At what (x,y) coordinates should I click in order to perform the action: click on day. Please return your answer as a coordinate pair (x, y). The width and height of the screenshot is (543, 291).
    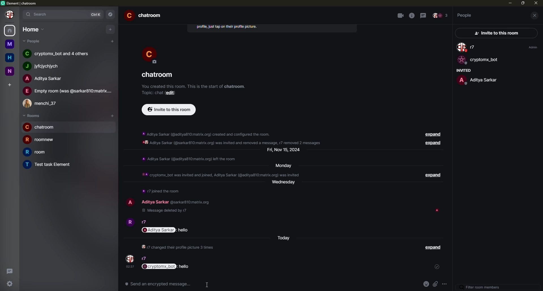
    Looking at the image, I should click on (282, 166).